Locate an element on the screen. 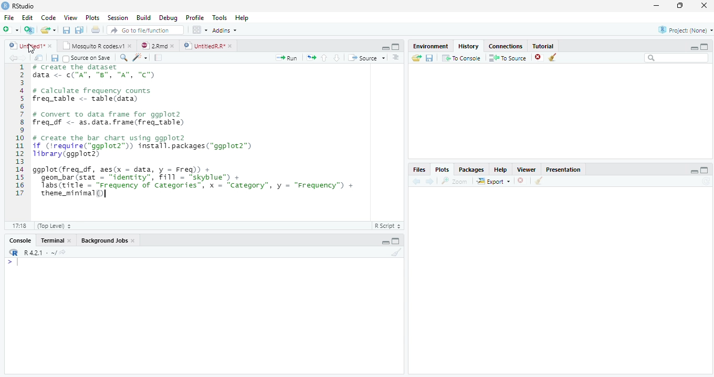  Delete  is located at coordinates (539, 58).